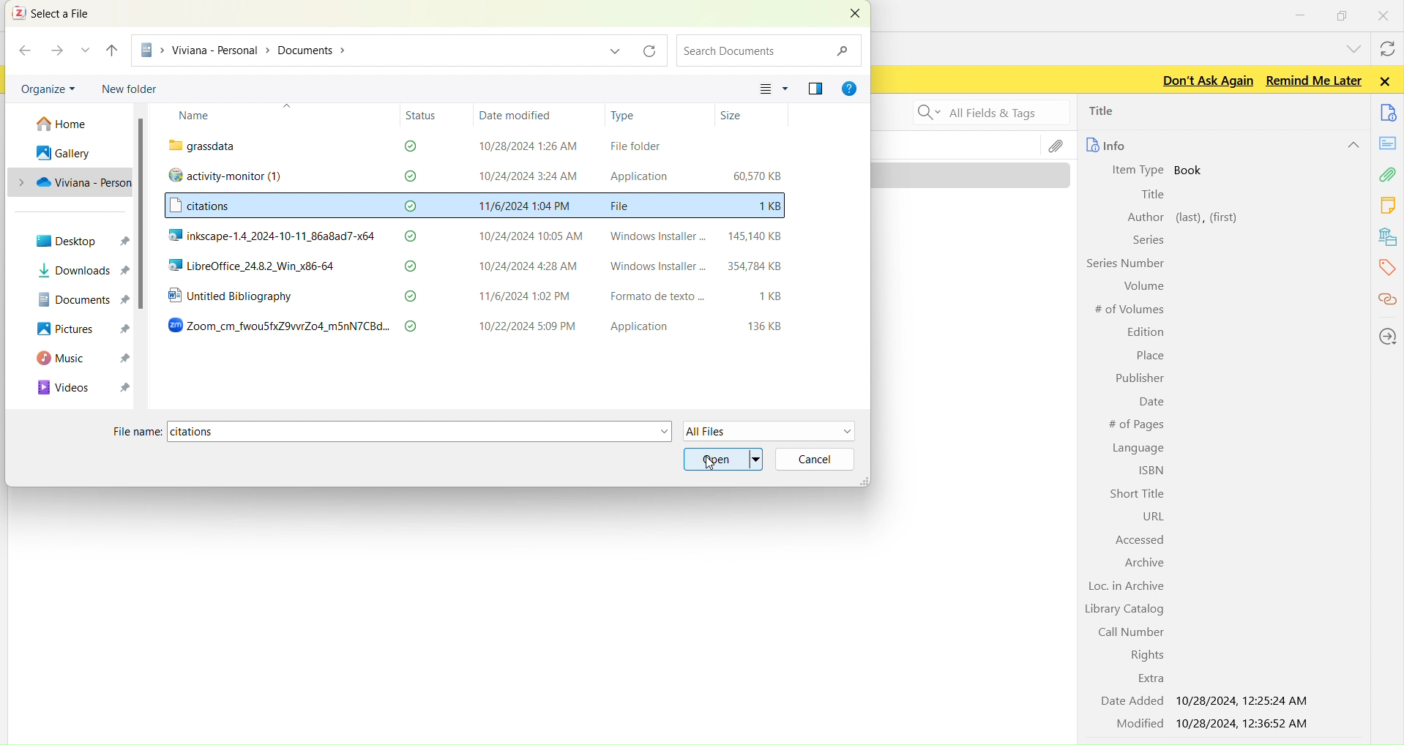  I want to click on # of Volumes, so click(1127, 308).